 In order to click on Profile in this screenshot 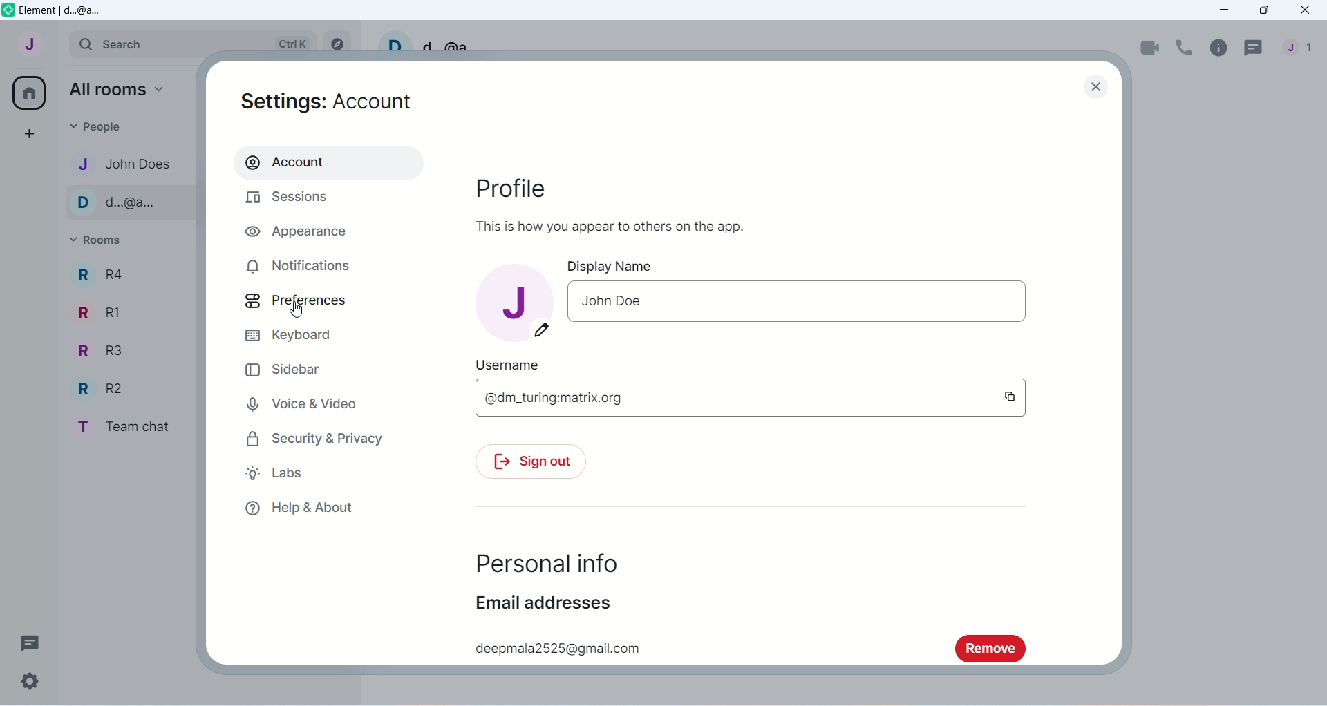, I will do `click(514, 187)`.